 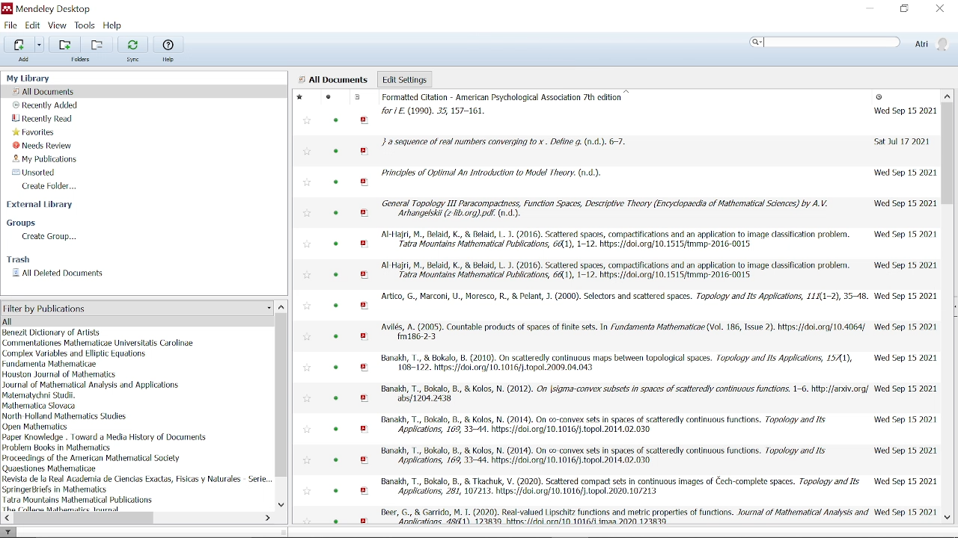 I want to click on author, so click(x=91, y=458).